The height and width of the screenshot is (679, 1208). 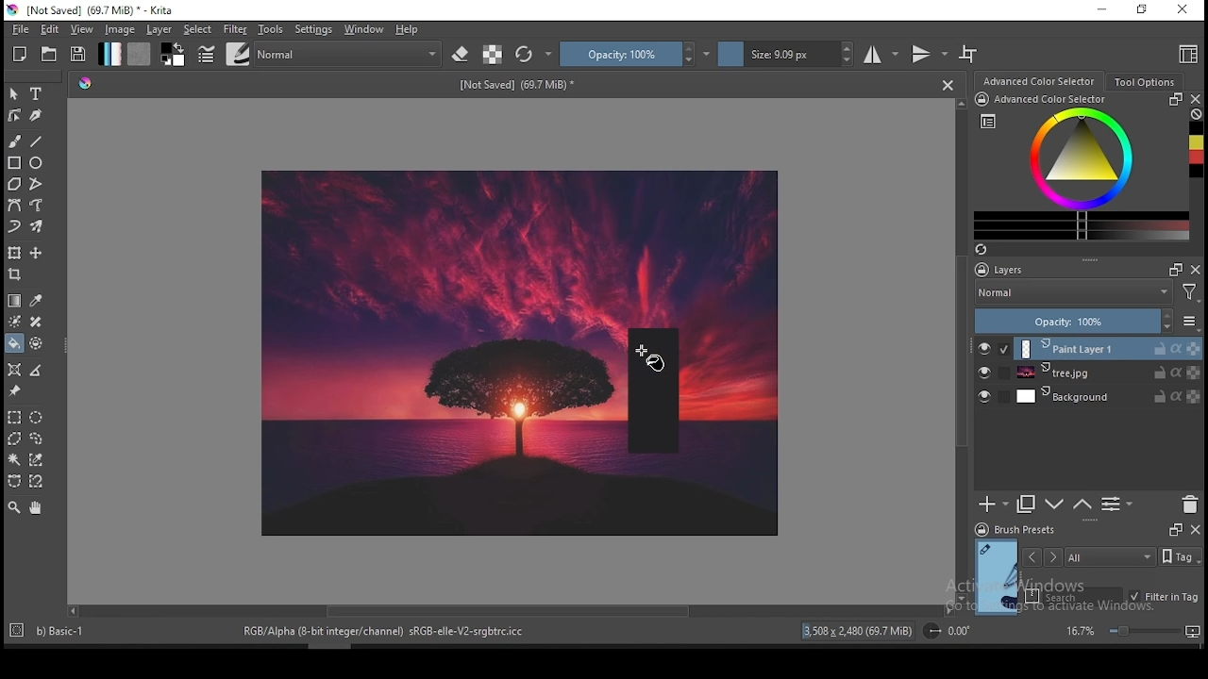 What do you see at coordinates (38, 482) in the screenshot?
I see `magnetic curve selection tool` at bounding box center [38, 482].